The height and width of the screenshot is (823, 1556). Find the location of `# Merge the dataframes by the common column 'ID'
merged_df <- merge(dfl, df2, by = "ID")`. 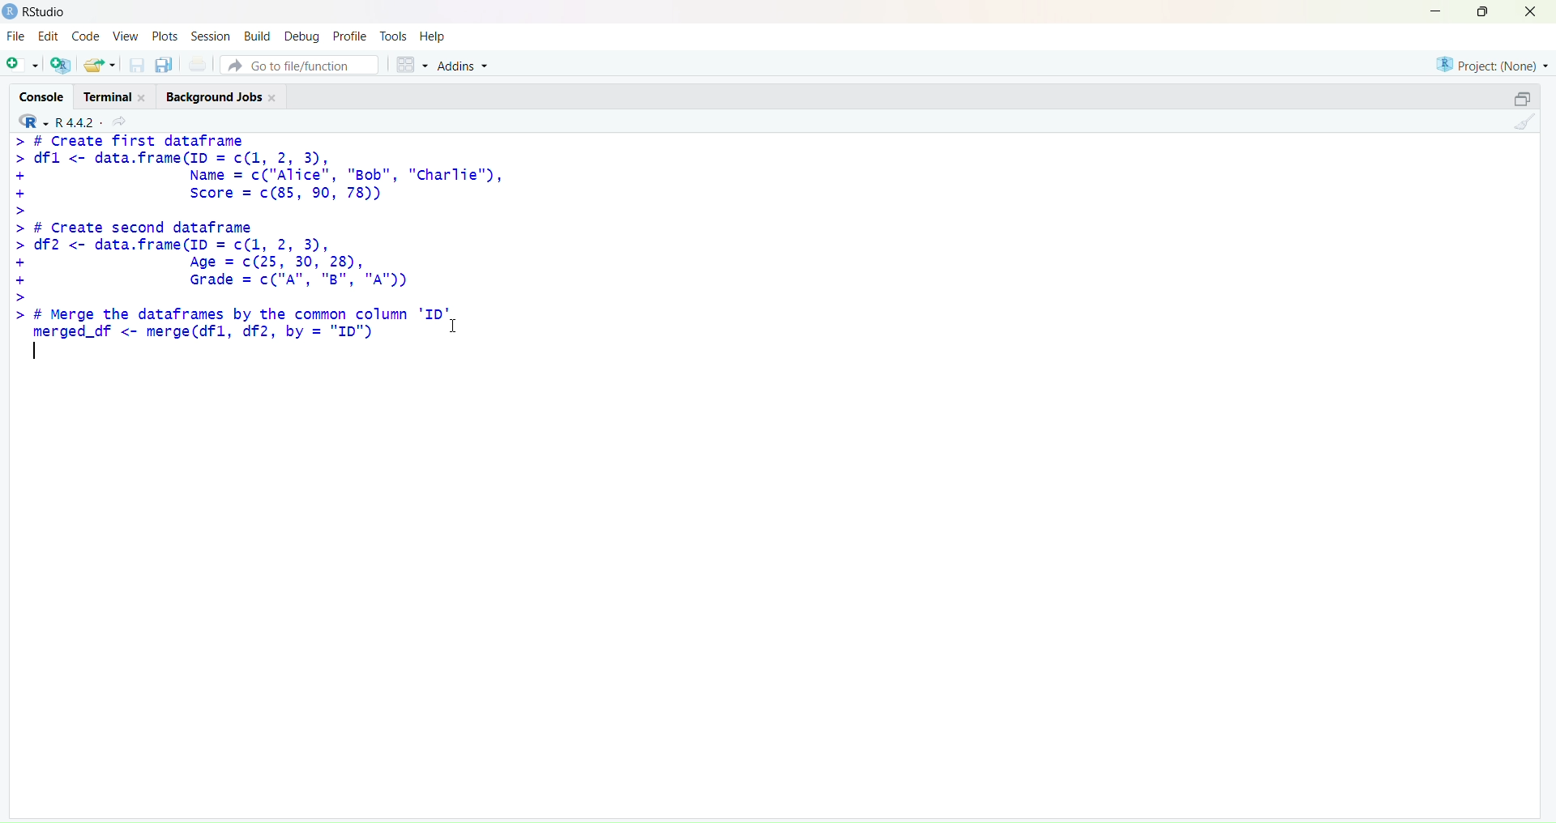

# Merge the dataframes by the common column 'ID'
merged_df <- merge(dfl, df2, by = "ID") is located at coordinates (230, 323).